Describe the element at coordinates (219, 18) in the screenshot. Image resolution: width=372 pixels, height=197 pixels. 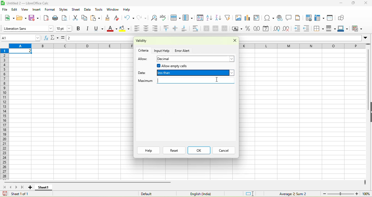
I see `sort descending` at that location.